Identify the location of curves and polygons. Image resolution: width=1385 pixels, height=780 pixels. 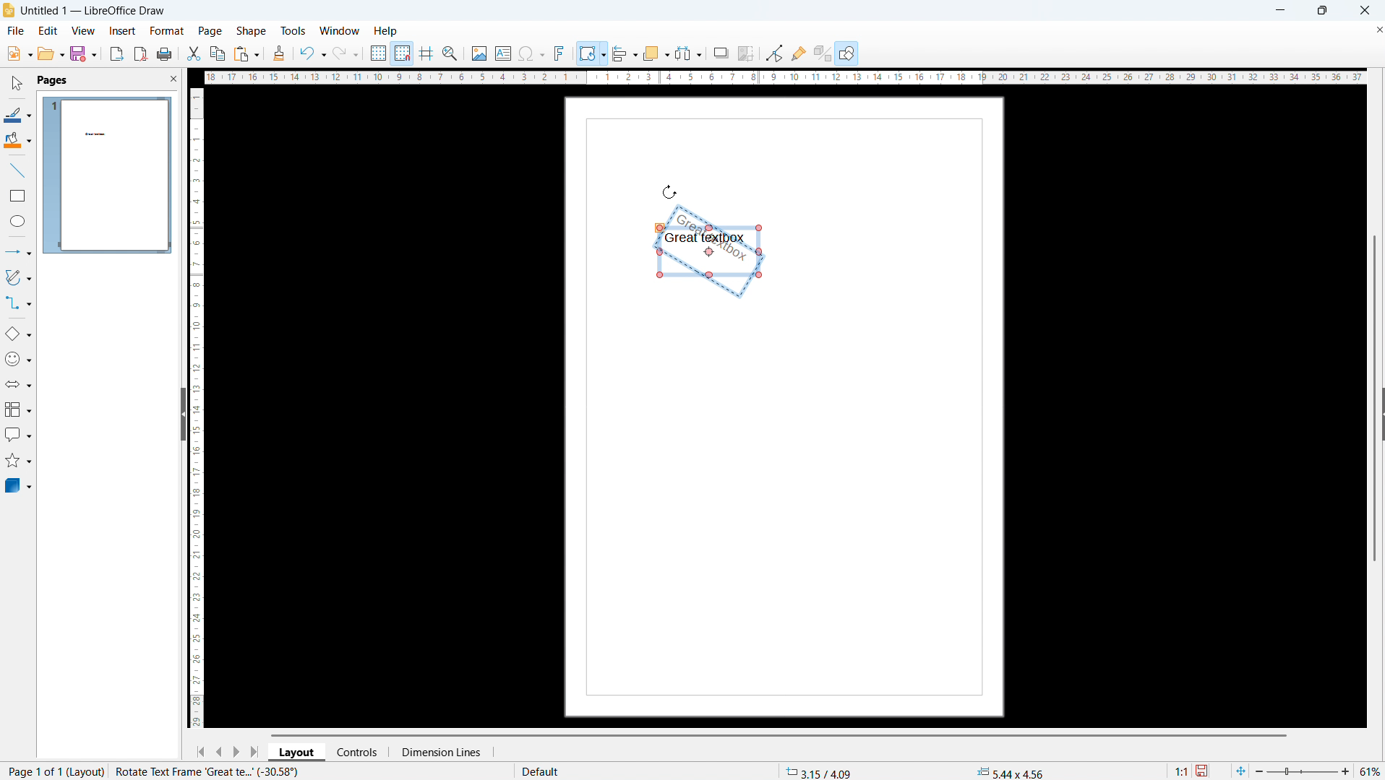
(17, 278).